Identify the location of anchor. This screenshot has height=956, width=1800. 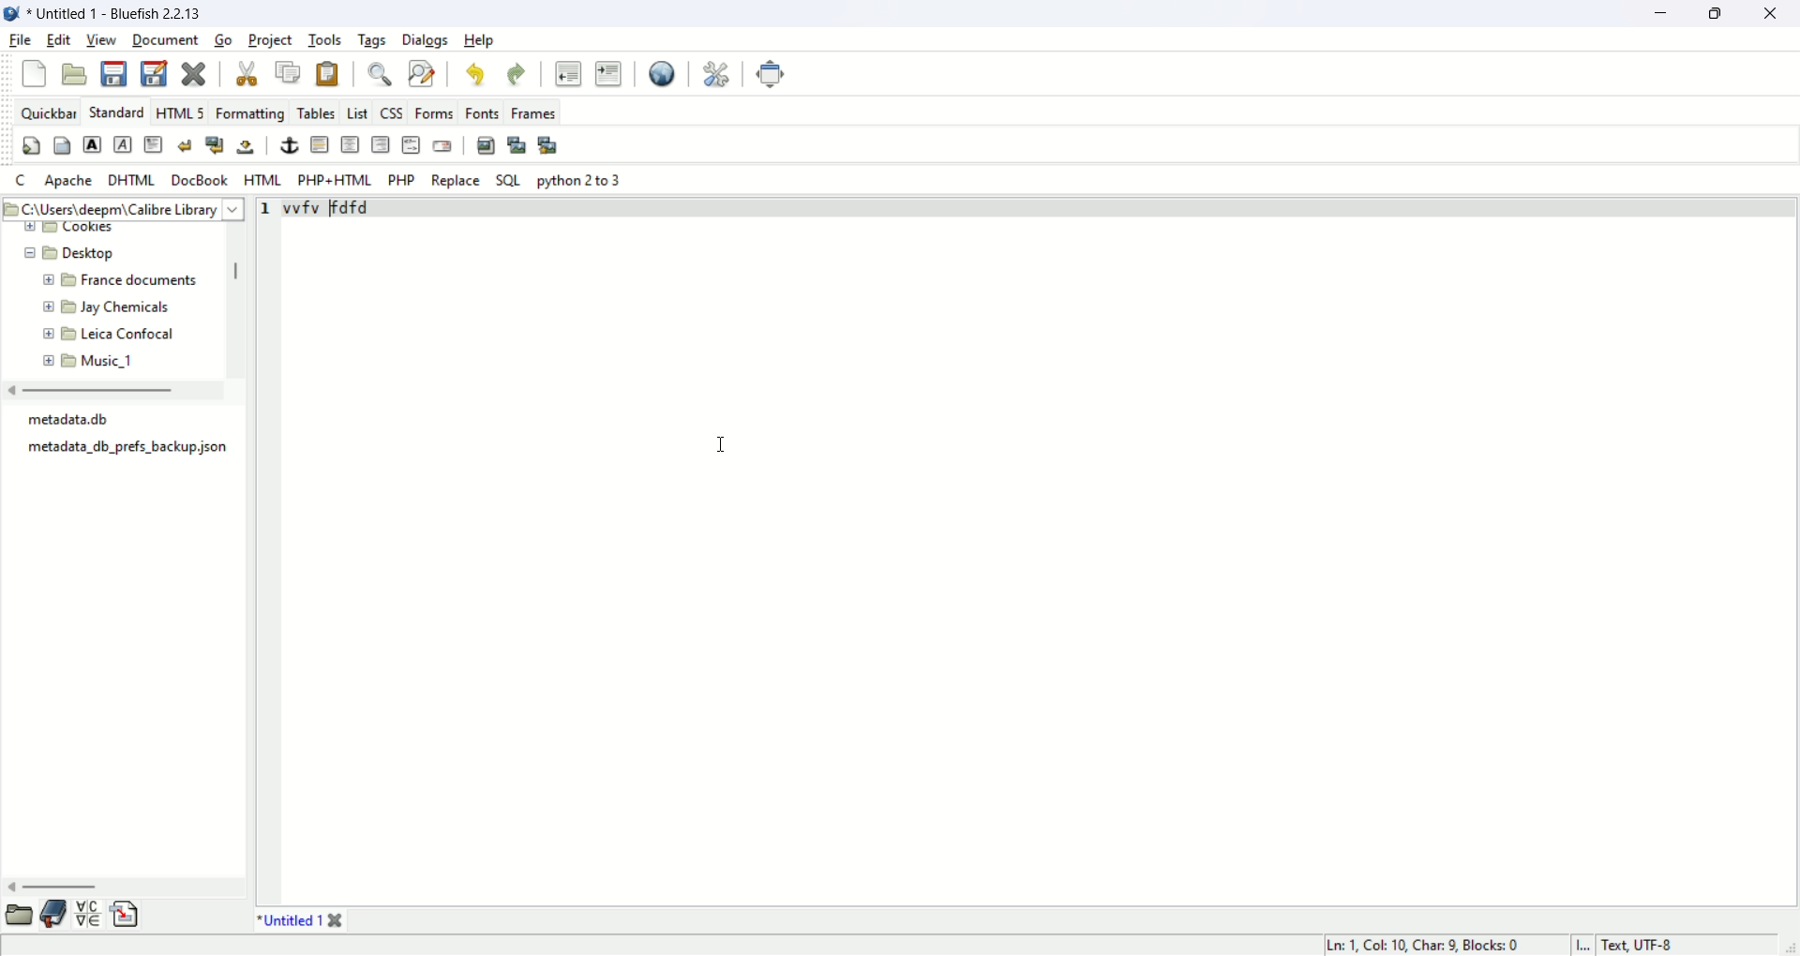
(287, 145).